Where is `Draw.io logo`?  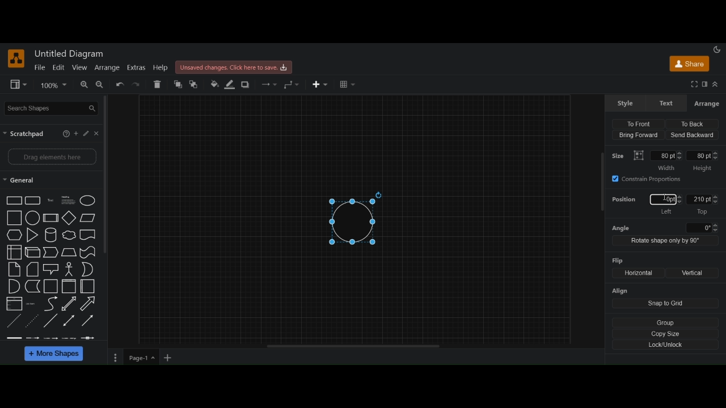 Draw.io logo is located at coordinates (16, 58).